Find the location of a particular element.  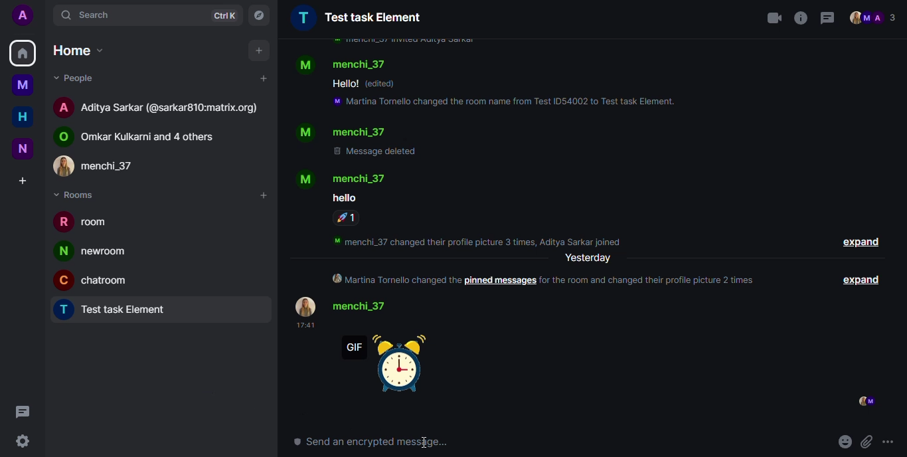

A Aditya Sarkar (@sarkar810:matrix.org) is located at coordinates (158, 107).